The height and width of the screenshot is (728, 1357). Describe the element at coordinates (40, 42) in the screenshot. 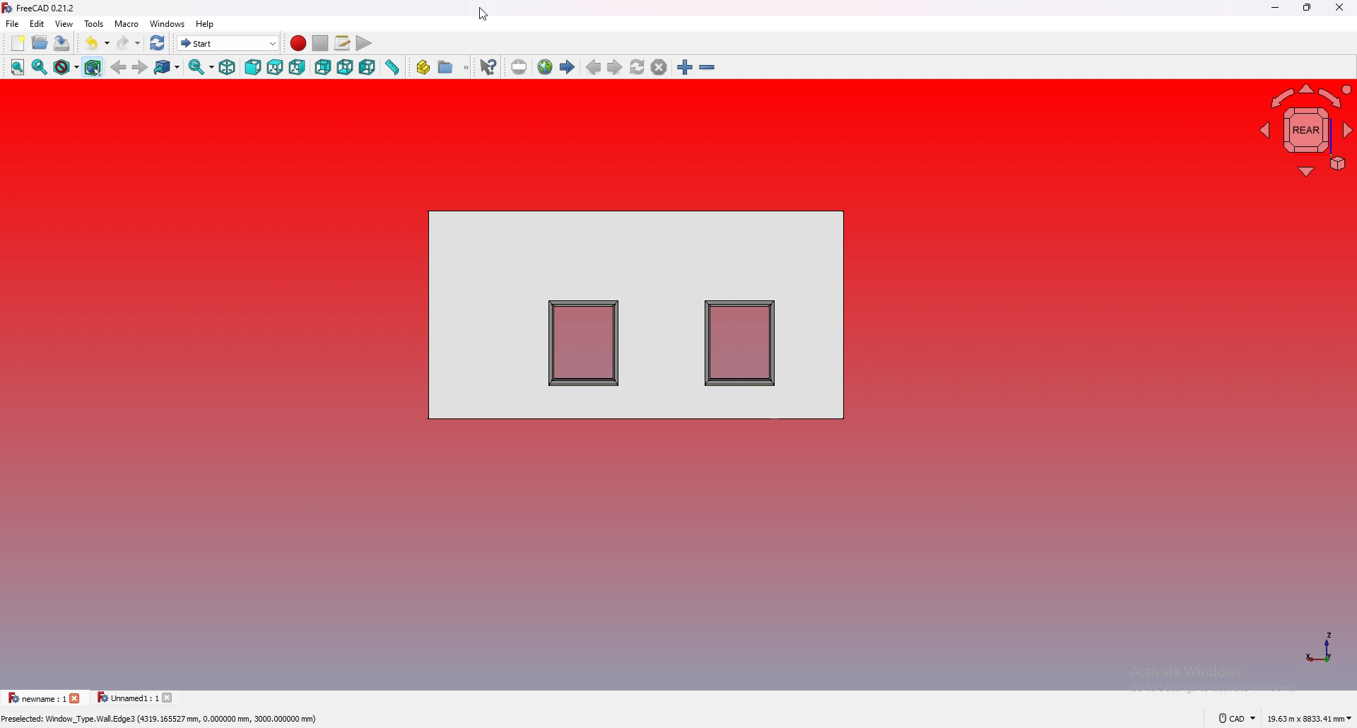

I see `open` at that location.